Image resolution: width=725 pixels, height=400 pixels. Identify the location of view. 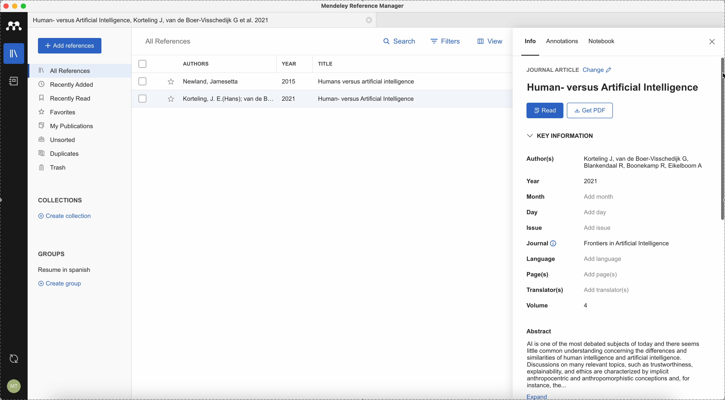
(493, 41).